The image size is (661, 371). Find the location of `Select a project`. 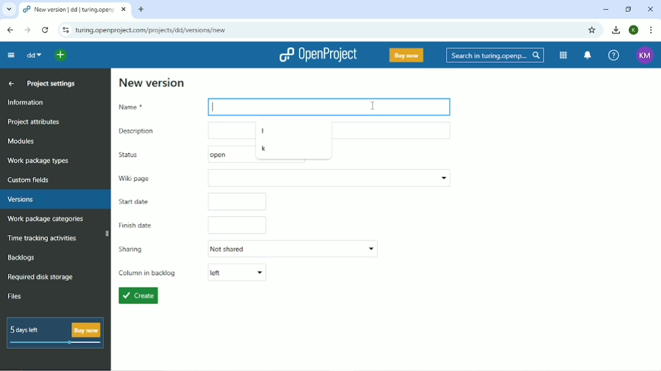

Select a project is located at coordinates (60, 56).